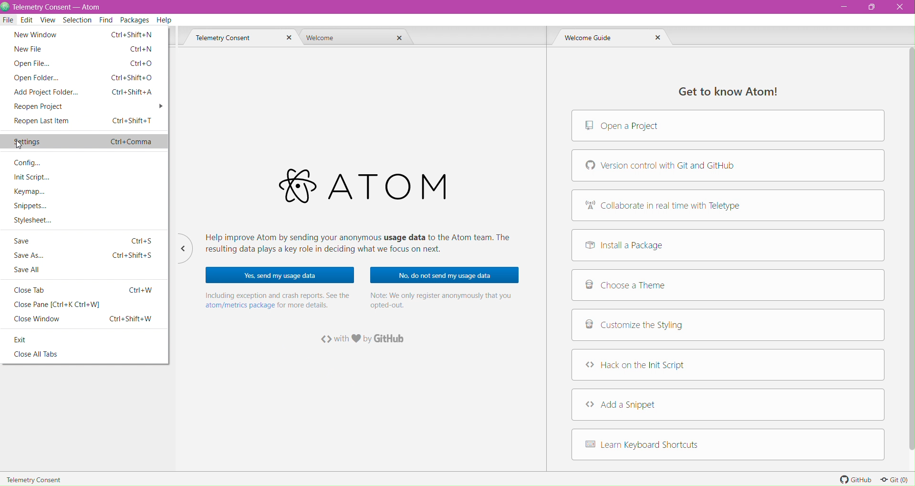 Image resolution: width=915 pixels, height=486 pixels. I want to click on Open Folder, so click(86, 79).